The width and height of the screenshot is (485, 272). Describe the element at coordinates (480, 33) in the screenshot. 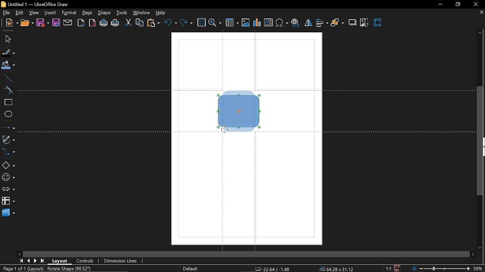

I see `move up` at that location.